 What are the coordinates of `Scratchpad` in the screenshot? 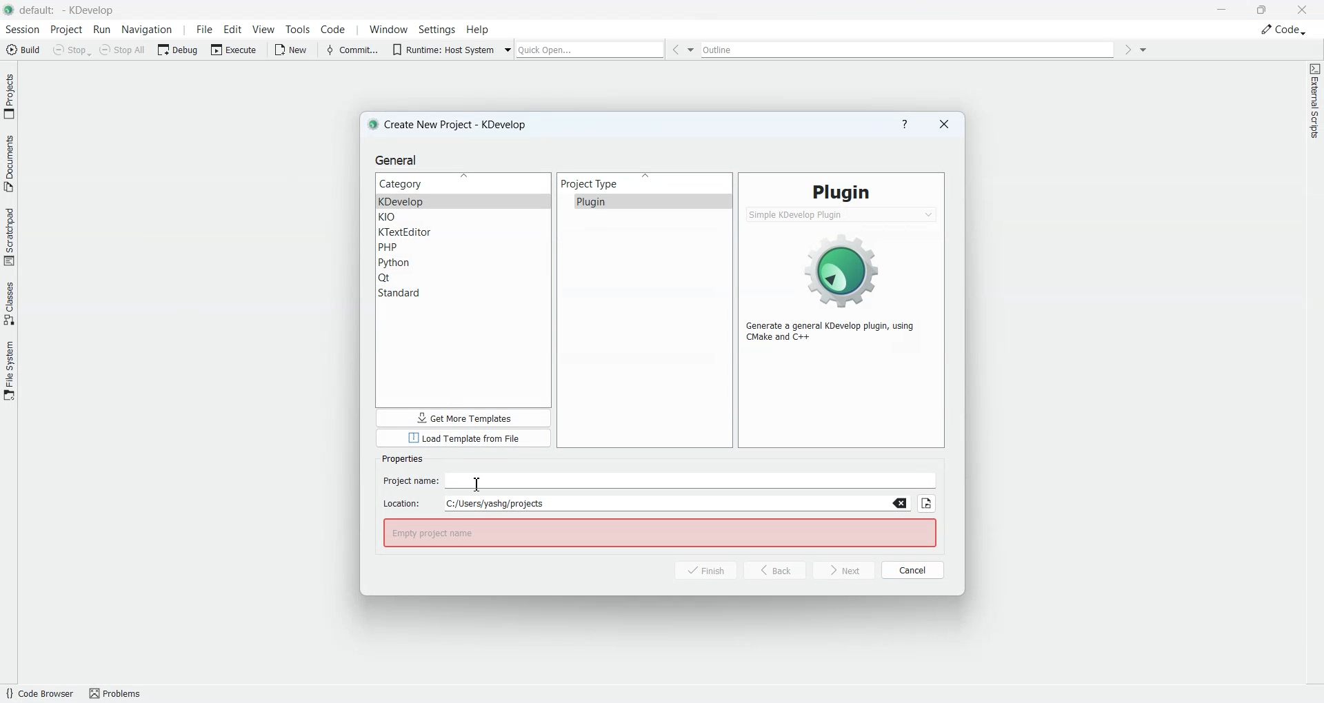 It's located at (9, 236).